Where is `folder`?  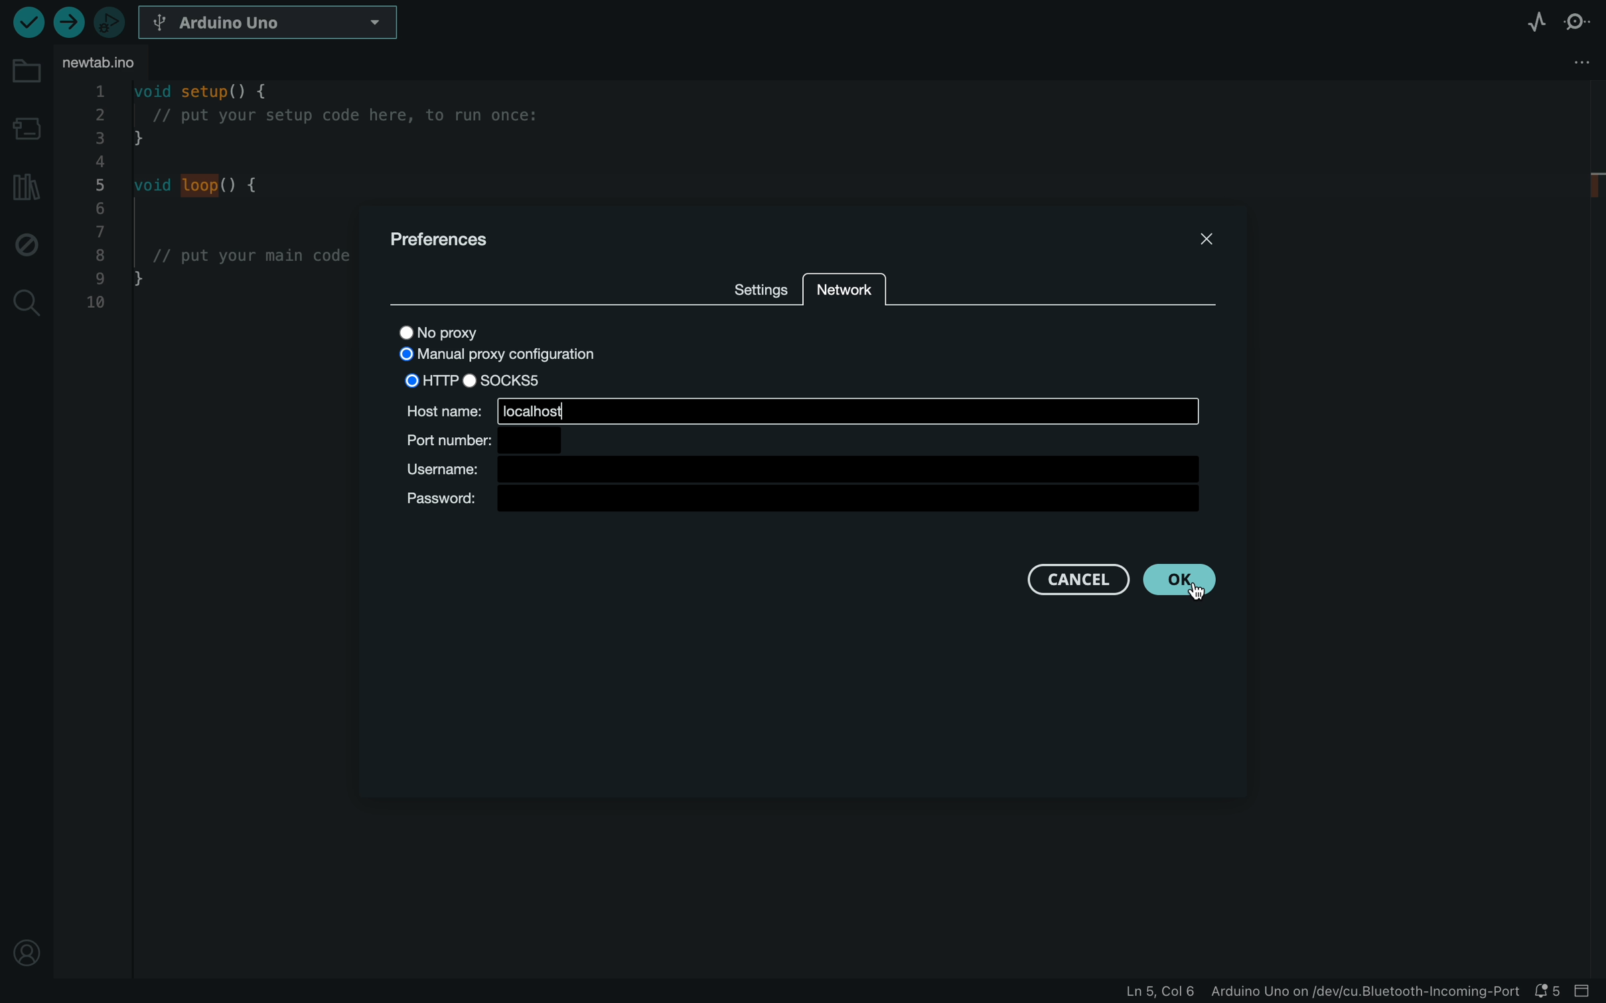 folder is located at coordinates (25, 71).